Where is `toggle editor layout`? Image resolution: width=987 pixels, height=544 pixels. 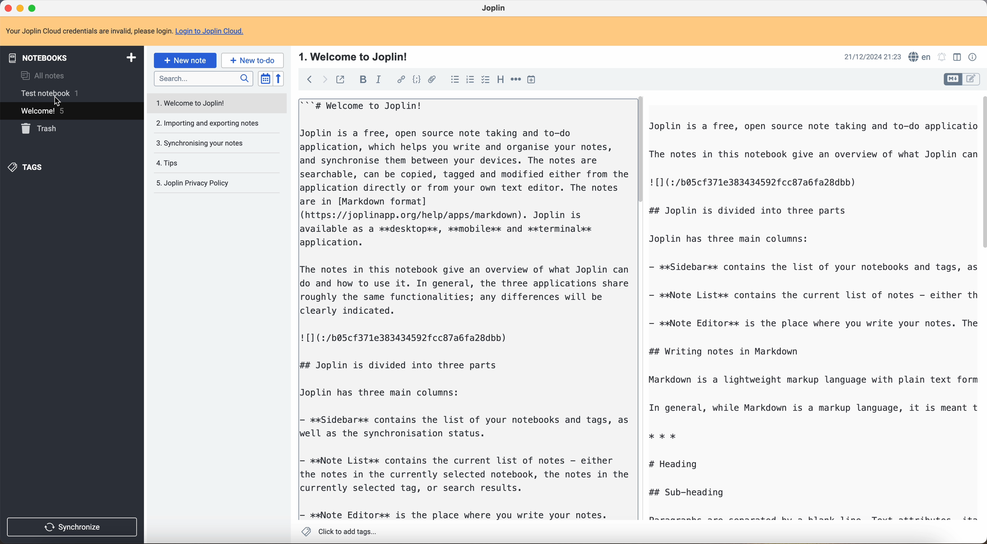
toggle editor layout is located at coordinates (953, 80).